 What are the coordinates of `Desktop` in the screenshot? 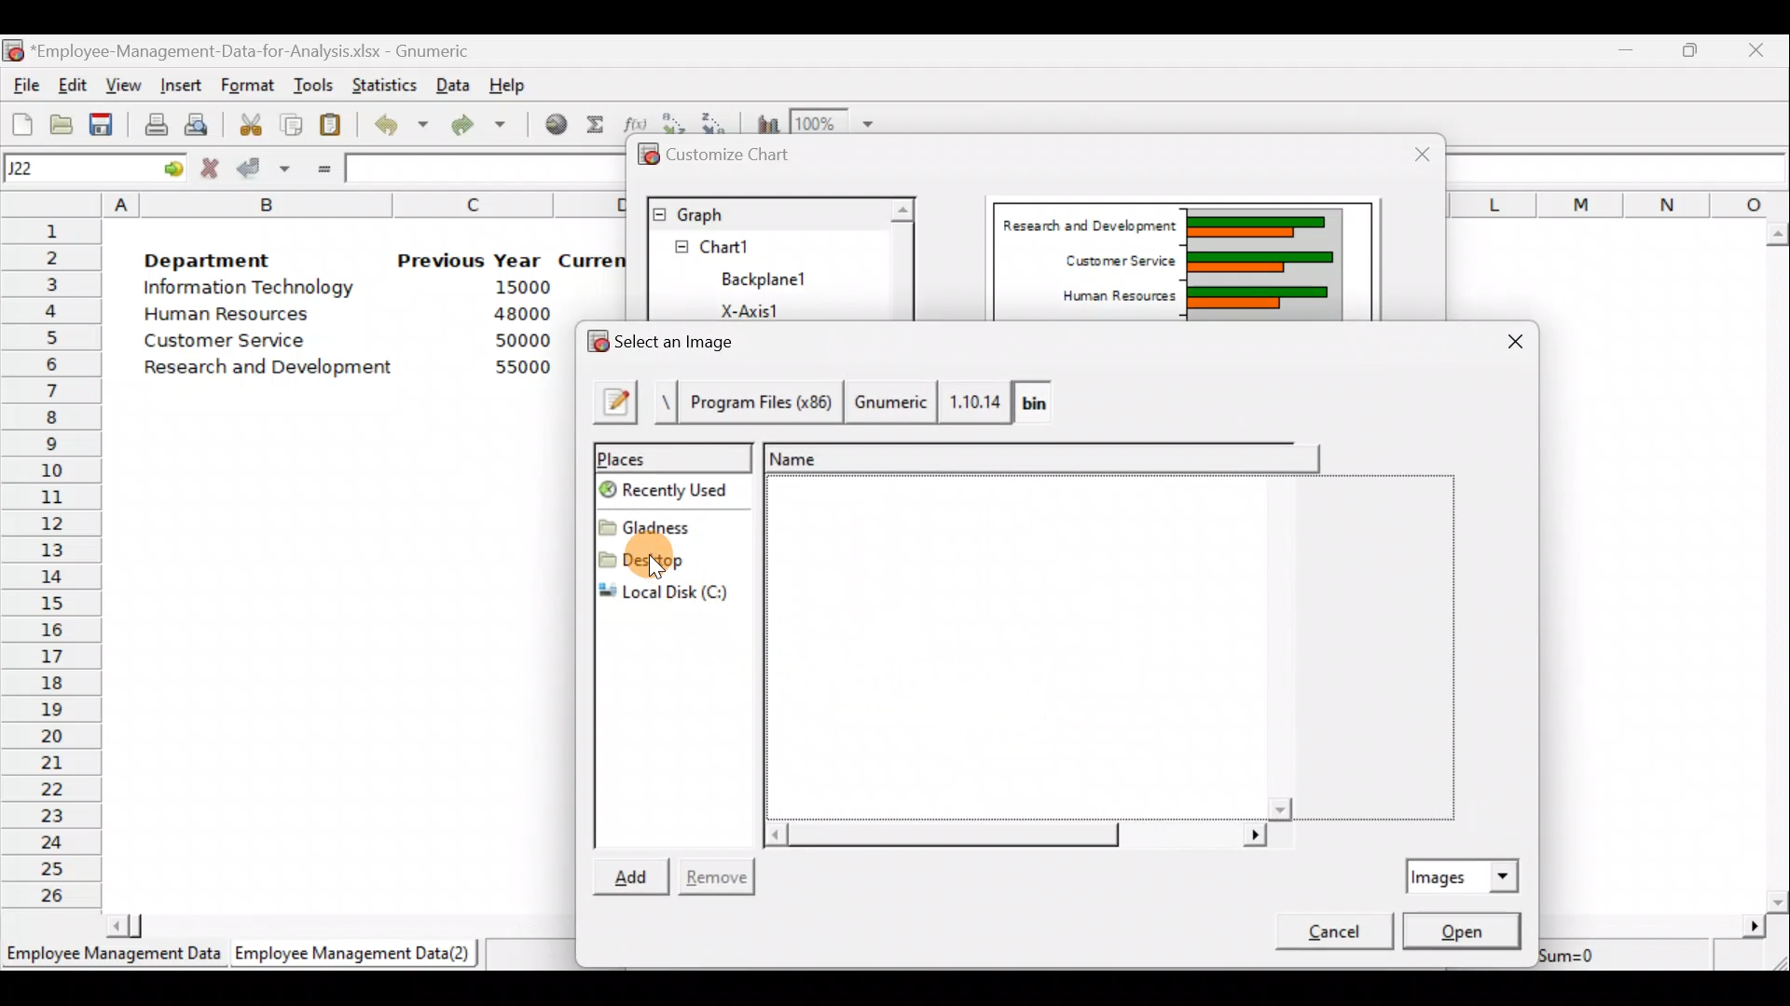 It's located at (672, 558).